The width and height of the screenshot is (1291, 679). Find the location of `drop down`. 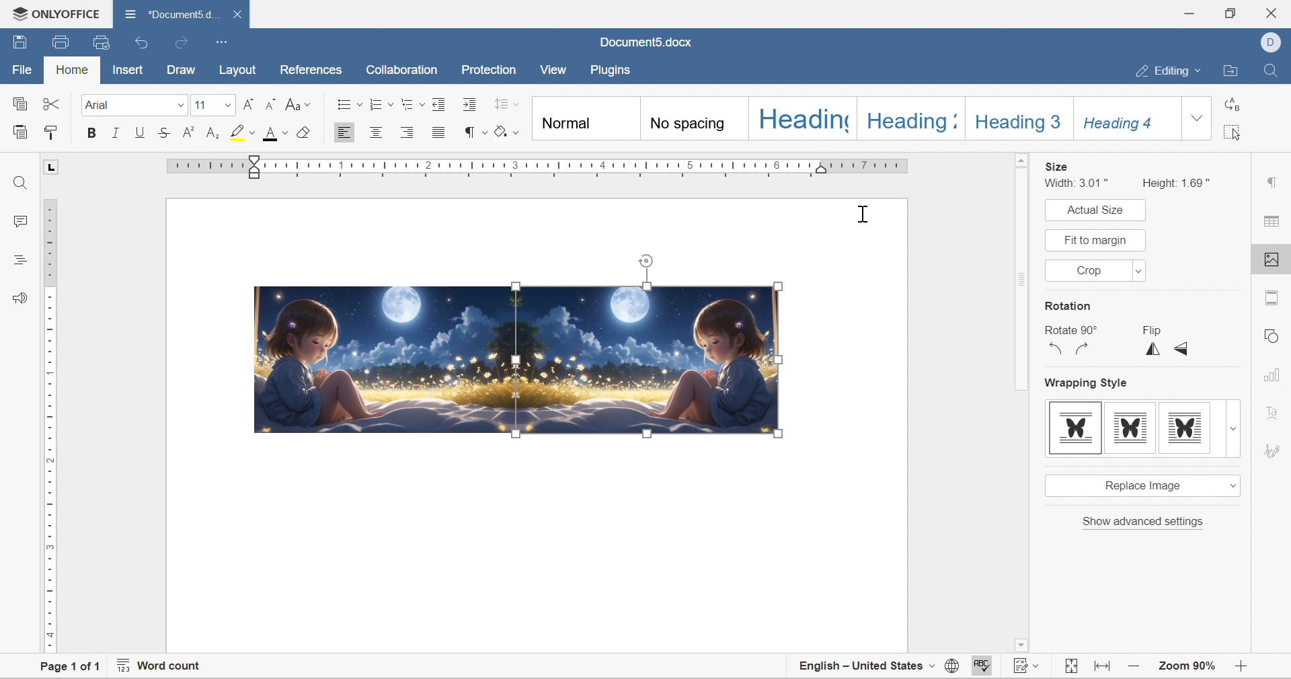

drop down is located at coordinates (1138, 271).